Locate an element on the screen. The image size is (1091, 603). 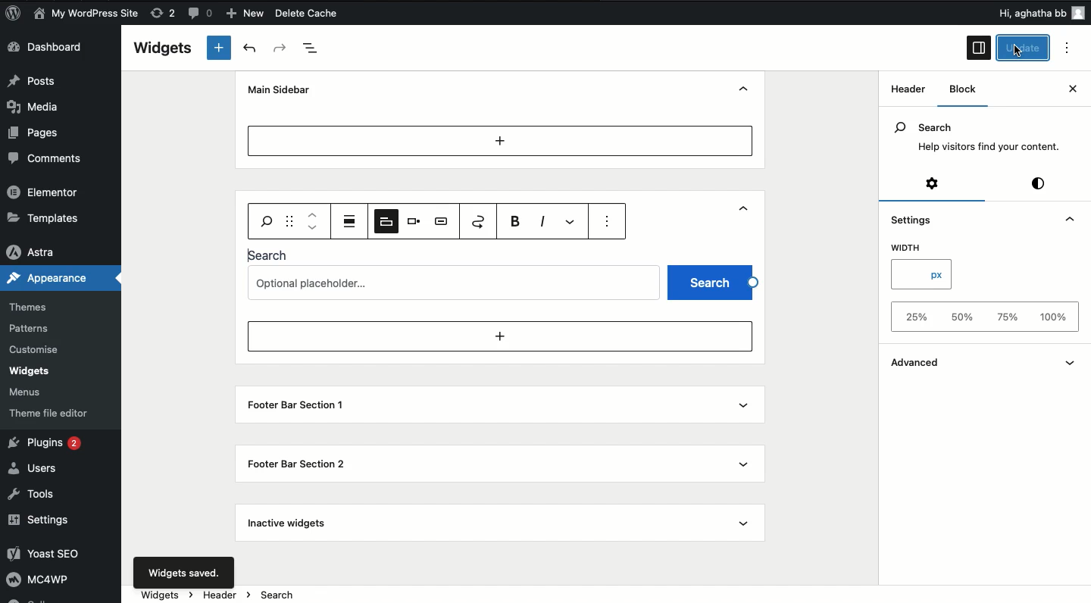
New is located at coordinates (247, 14).